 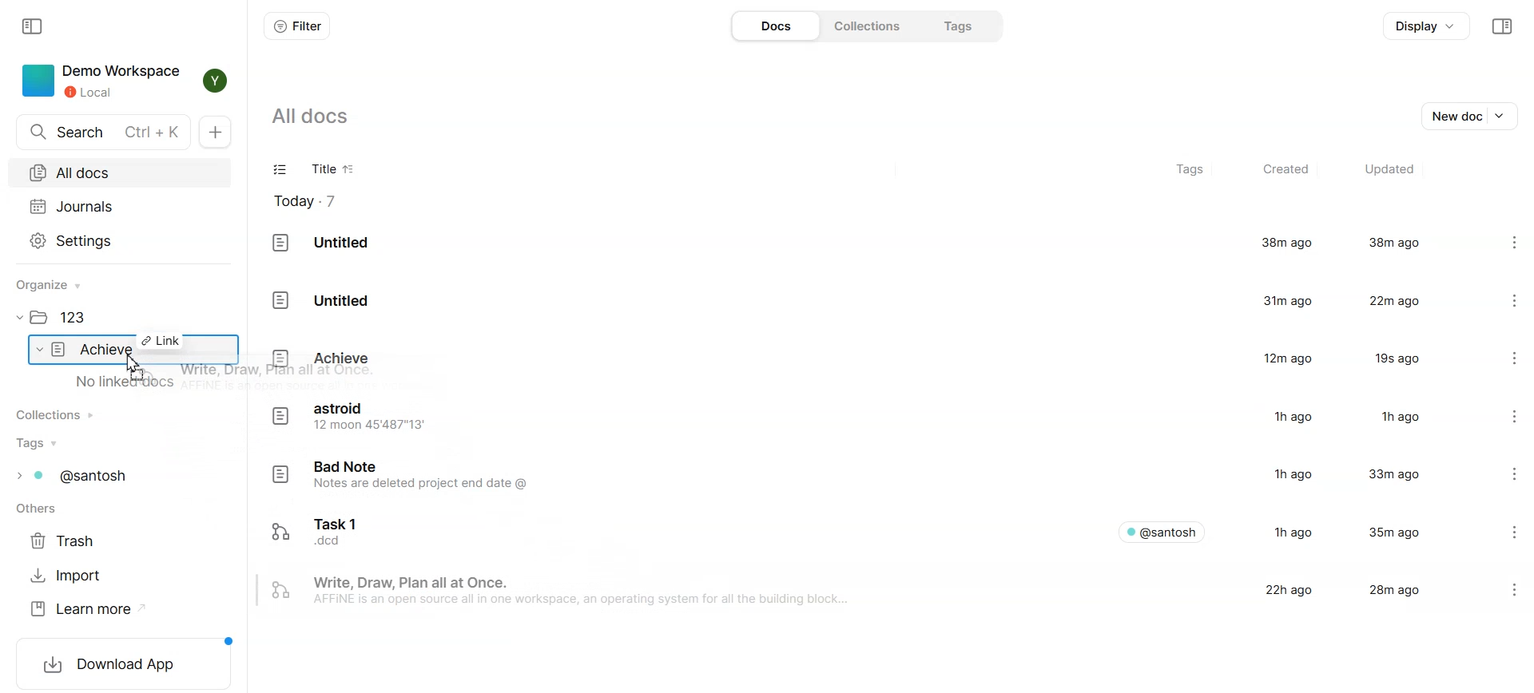 I want to click on Display, so click(x=1427, y=26).